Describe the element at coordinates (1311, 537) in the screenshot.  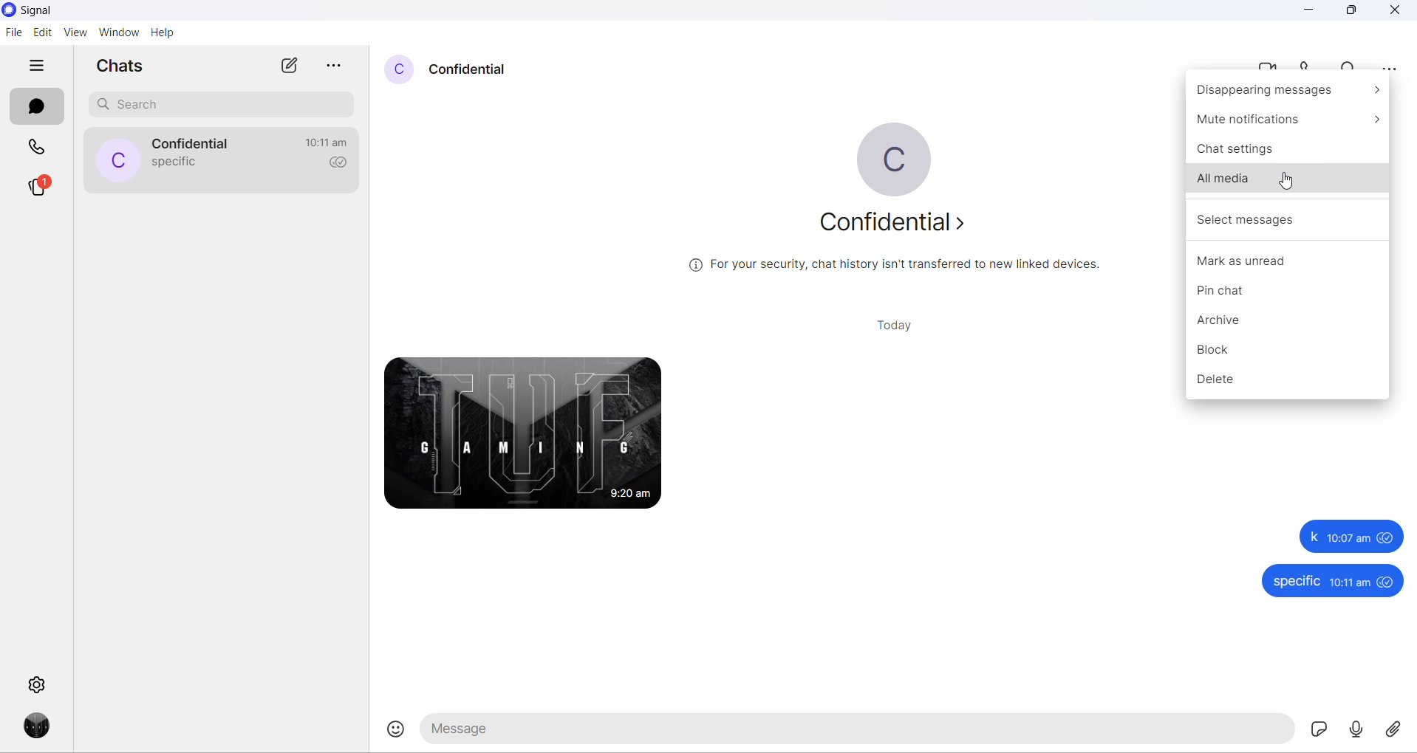
I see `k` at that location.